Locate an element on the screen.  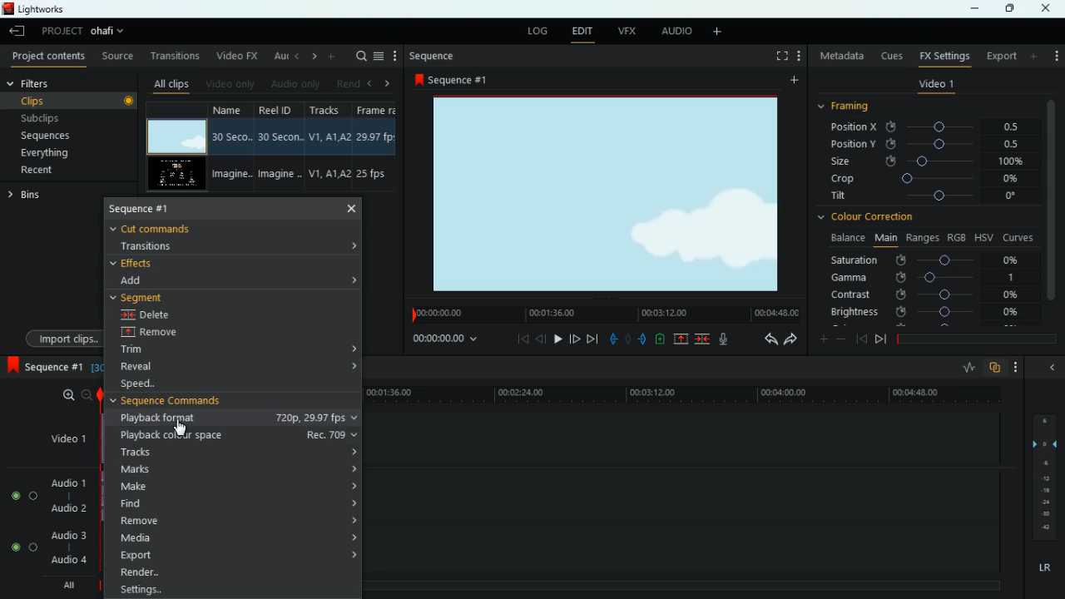
project is located at coordinates (85, 31).